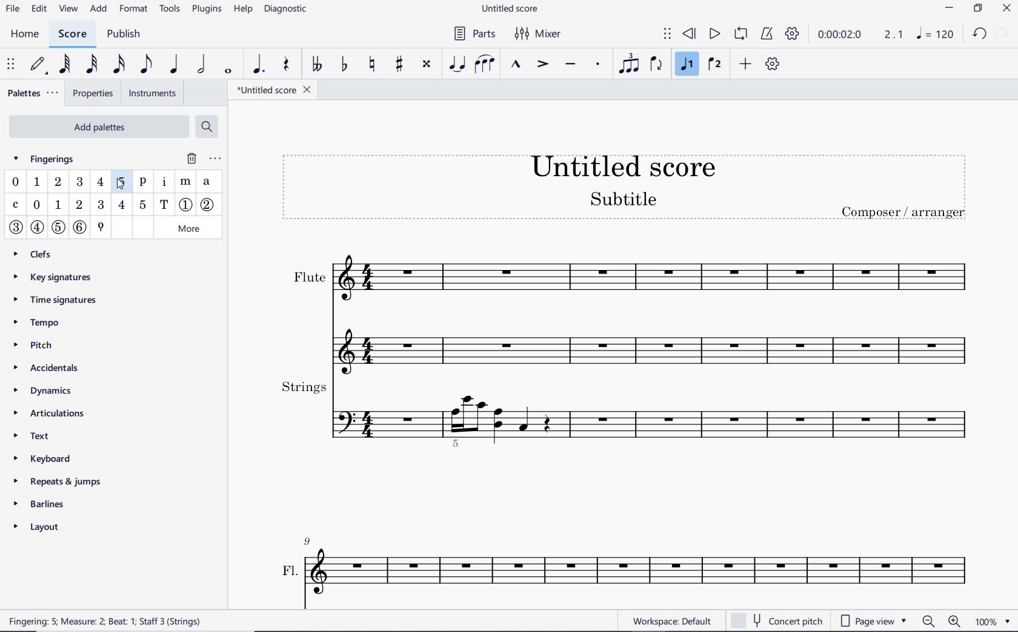  What do you see at coordinates (99, 10) in the screenshot?
I see `add` at bounding box center [99, 10].